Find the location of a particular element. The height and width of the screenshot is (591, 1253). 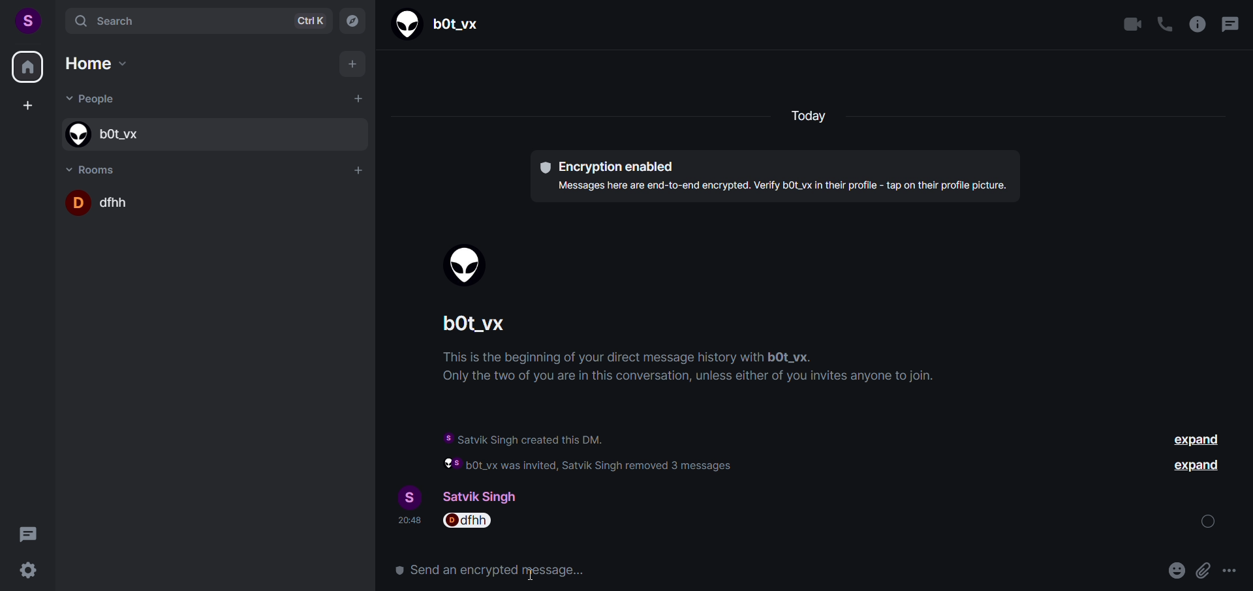

create space is located at coordinates (27, 106).